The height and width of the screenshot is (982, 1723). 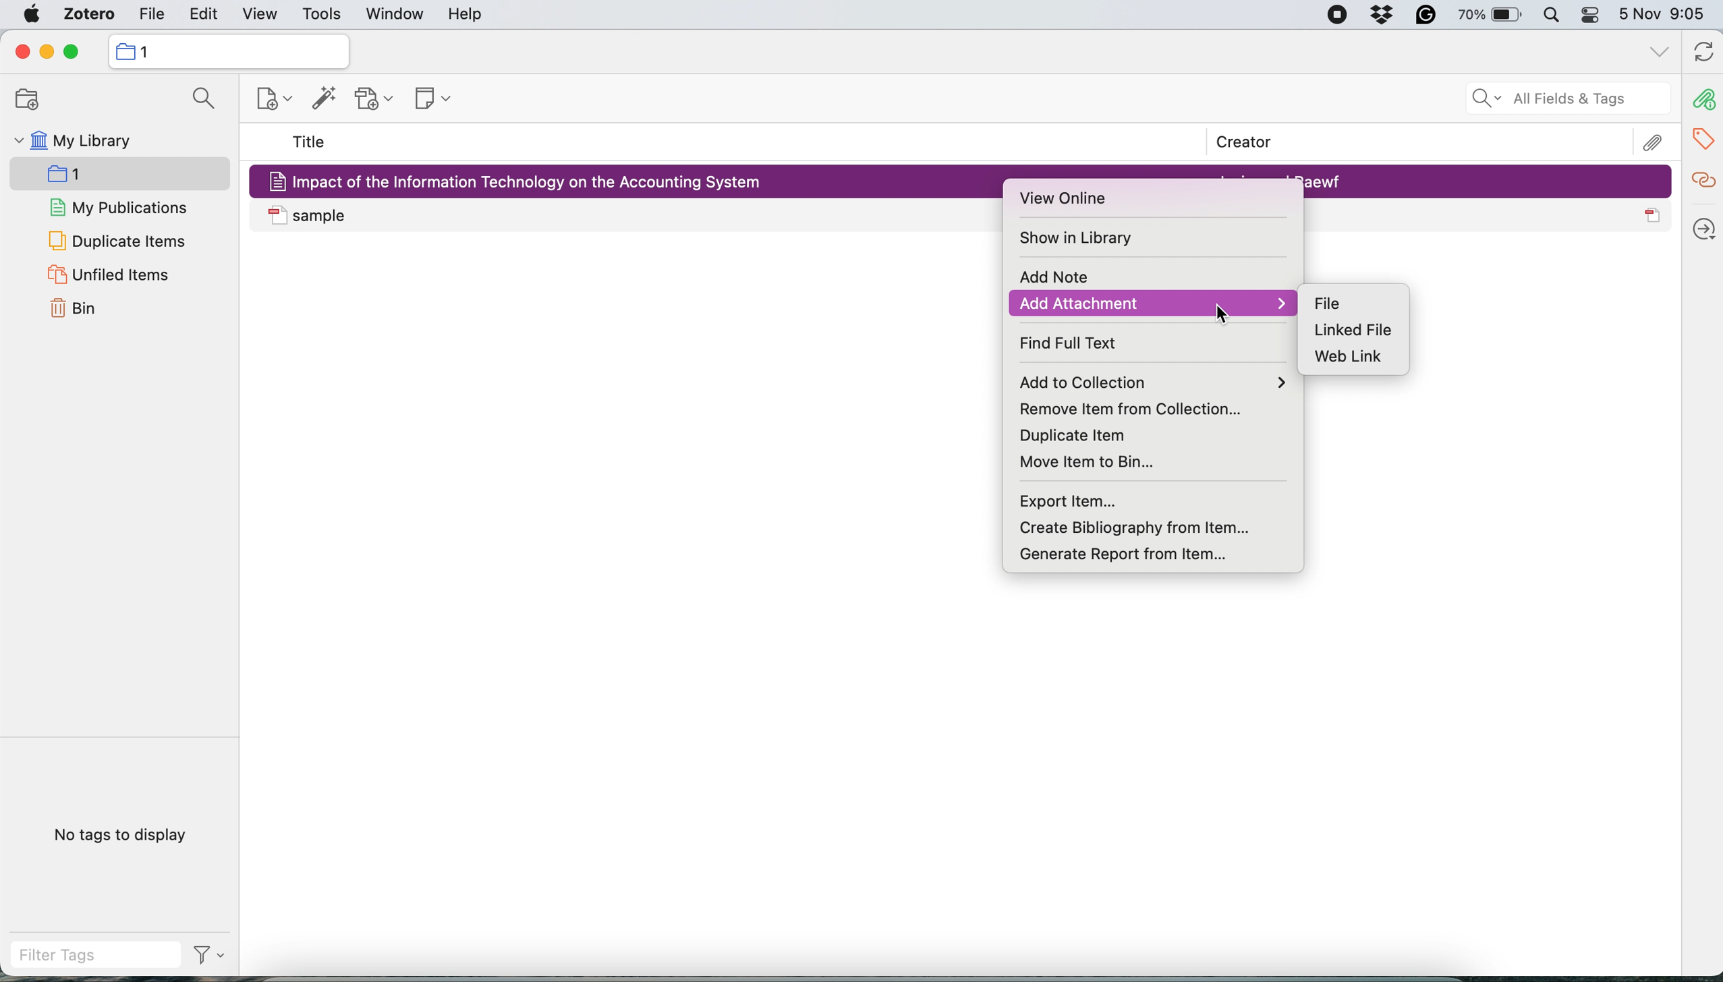 What do you see at coordinates (1353, 331) in the screenshot?
I see `linked file` at bounding box center [1353, 331].